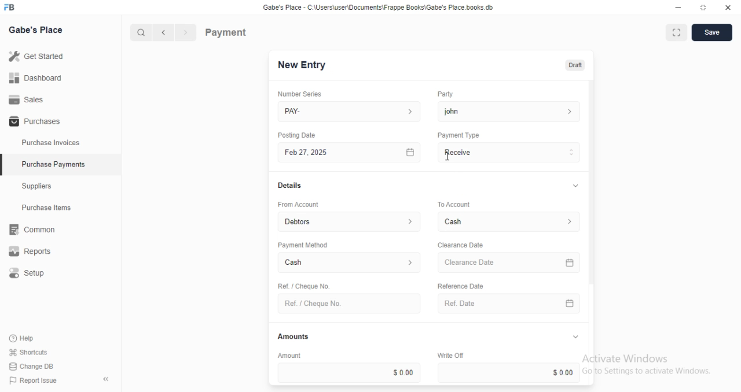 The width and height of the screenshot is (741, 392). I want to click on From Account, so click(350, 221).